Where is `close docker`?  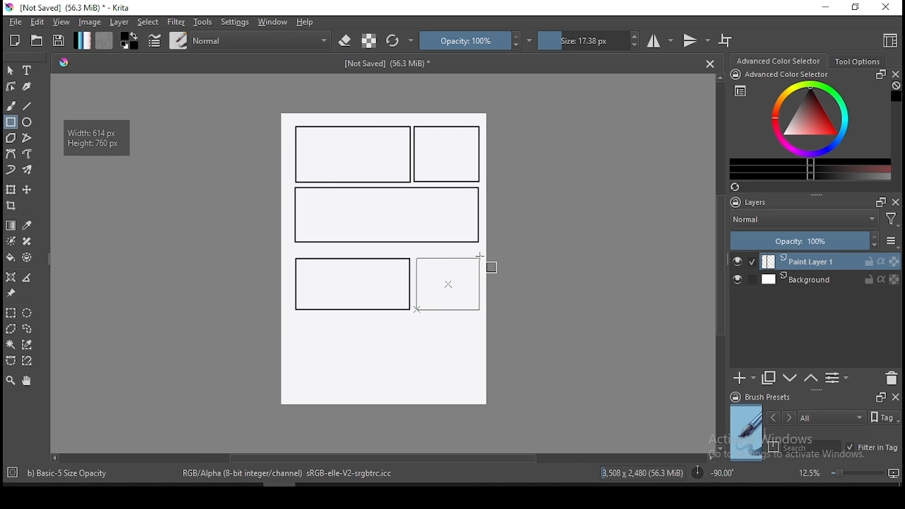
close docker is located at coordinates (895, 74).